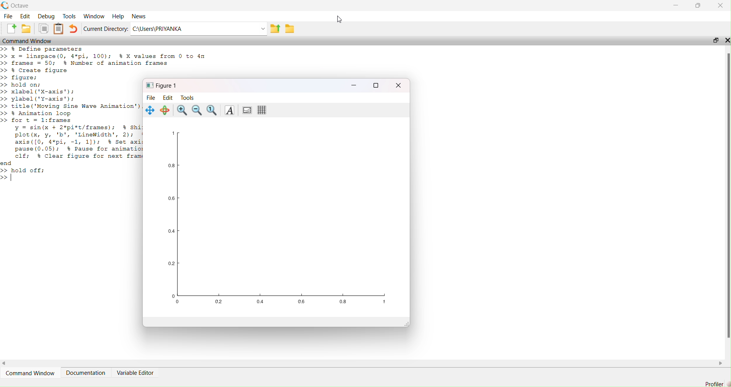 The width and height of the screenshot is (731, 387). I want to click on maximise, so click(713, 40).